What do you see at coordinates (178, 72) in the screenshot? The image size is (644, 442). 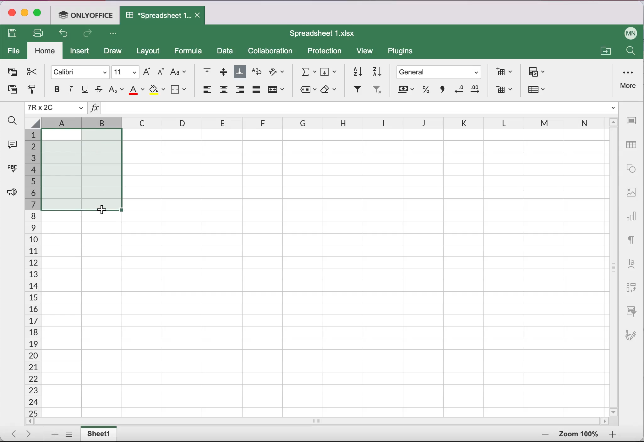 I see `change case` at bounding box center [178, 72].